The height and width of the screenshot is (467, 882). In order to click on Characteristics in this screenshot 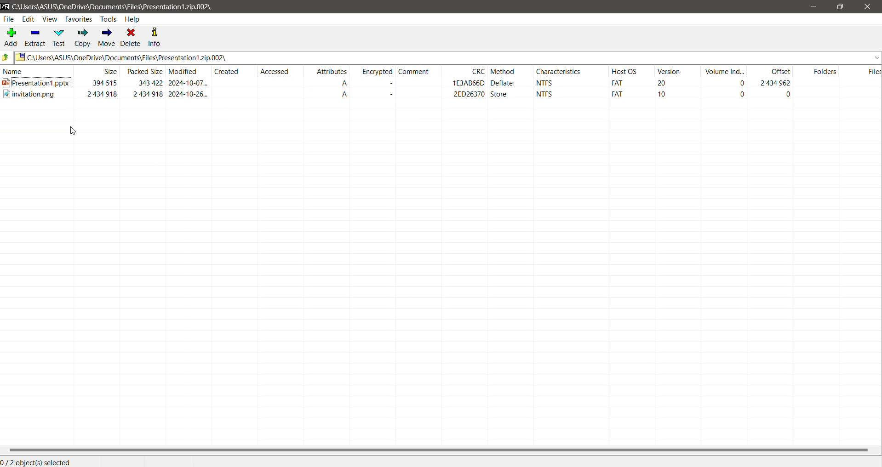, I will do `click(558, 70)`.